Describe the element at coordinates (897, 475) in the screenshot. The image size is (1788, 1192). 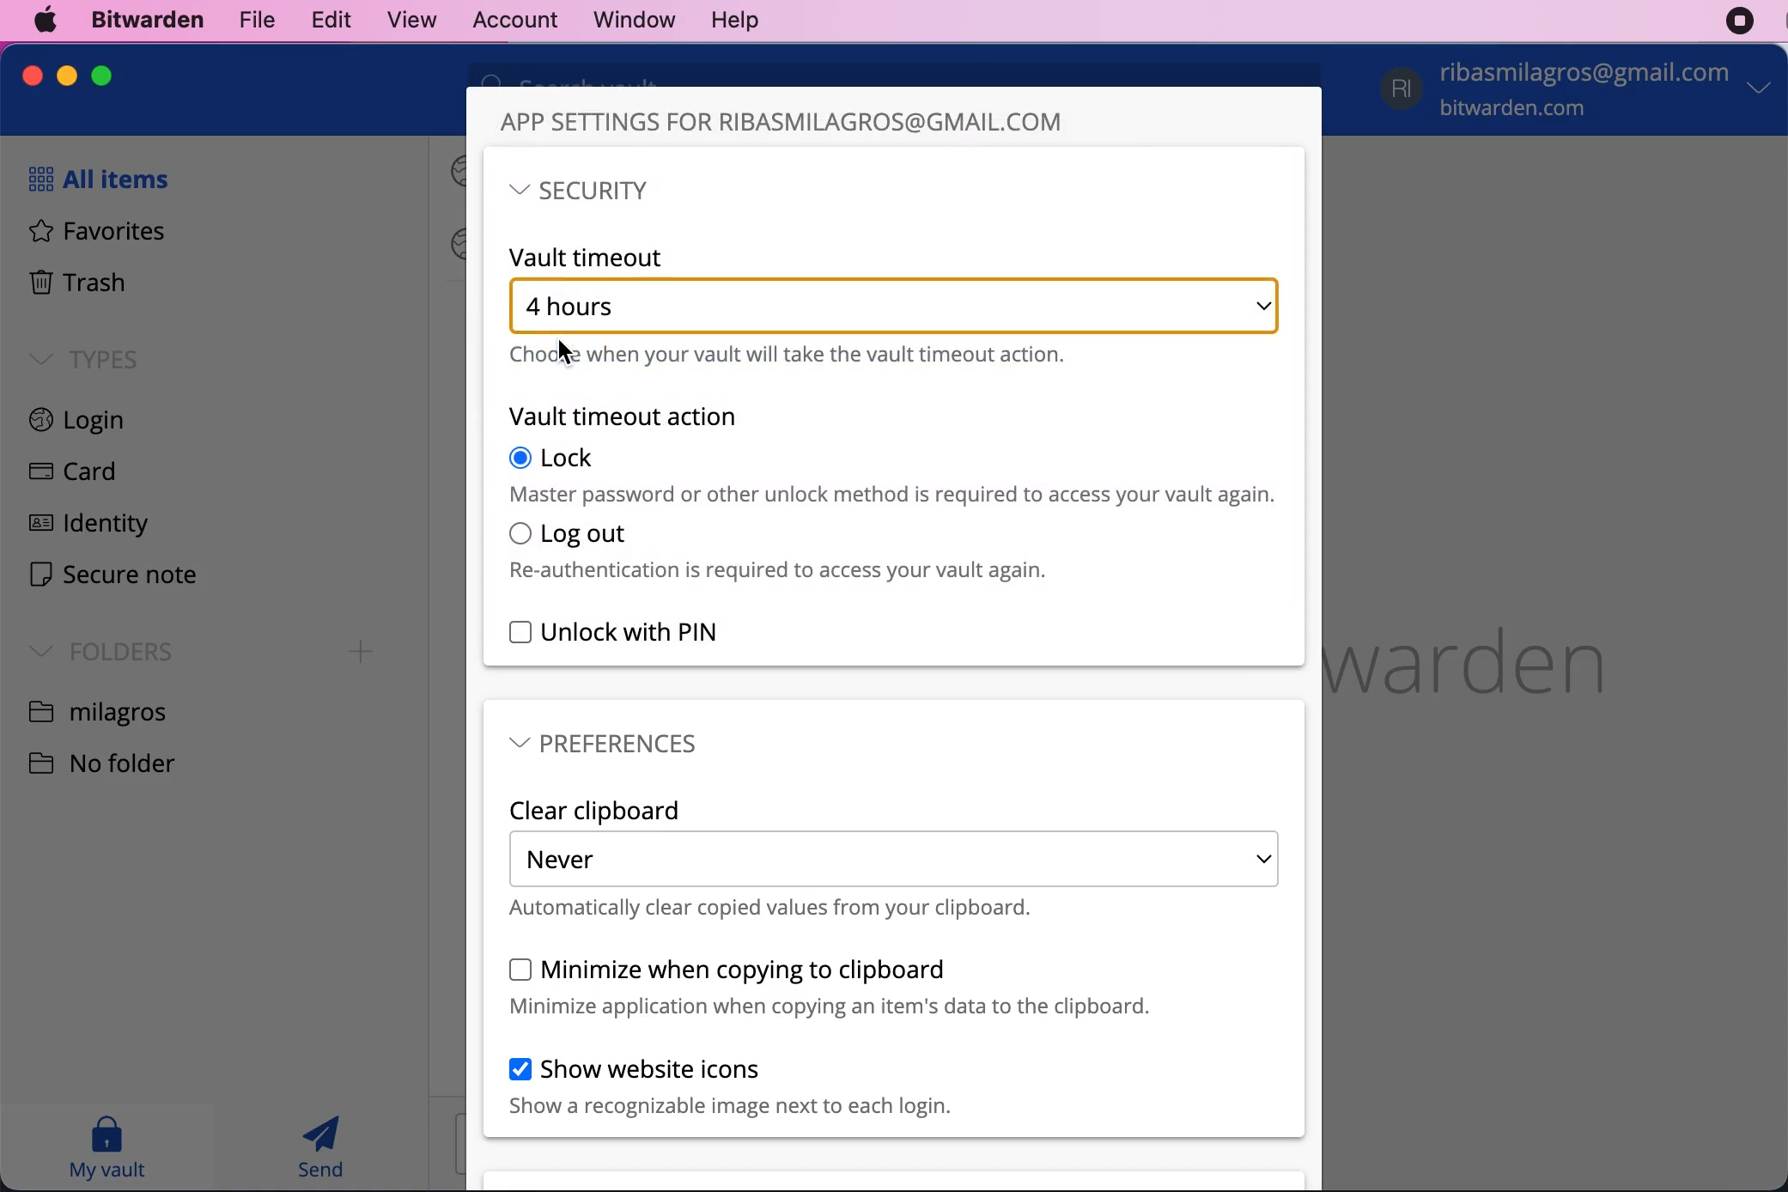
I see `lock` at that location.